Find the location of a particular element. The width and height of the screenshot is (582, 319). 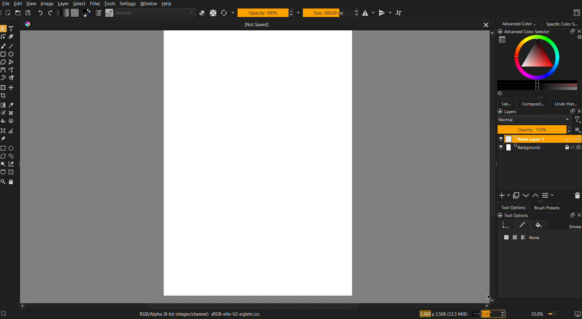

Help is located at coordinates (167, 4).